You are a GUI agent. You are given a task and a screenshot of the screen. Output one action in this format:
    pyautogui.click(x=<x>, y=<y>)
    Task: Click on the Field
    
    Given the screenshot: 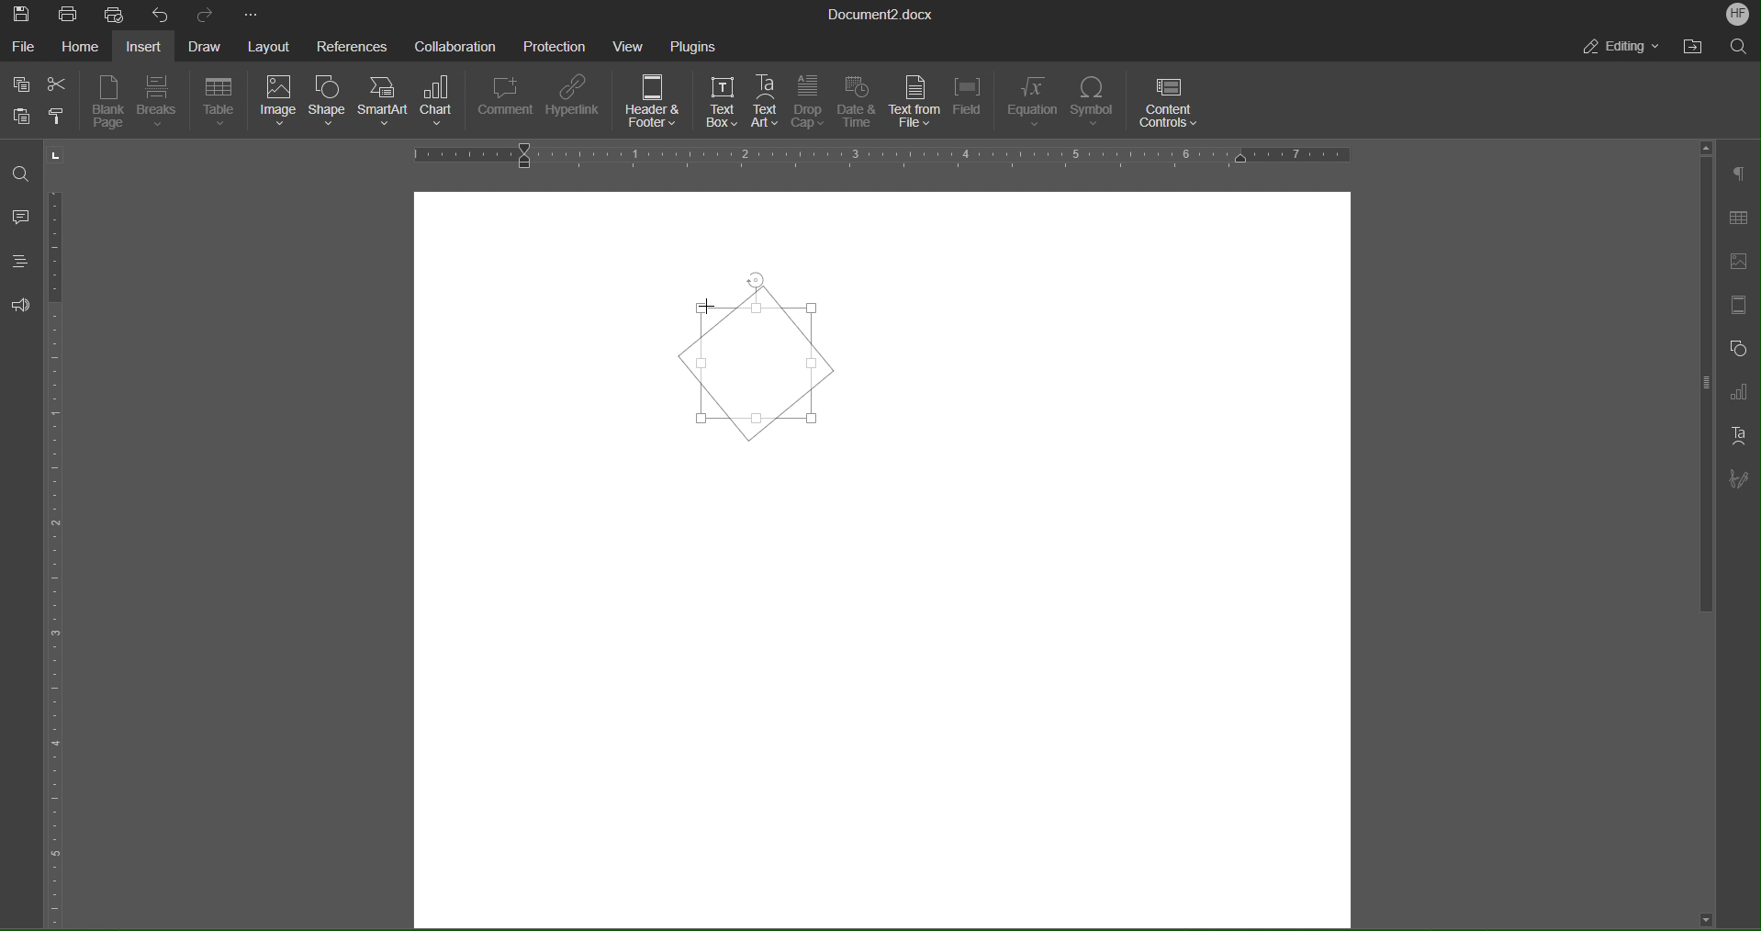 What is the action you would take?
    pyautogui.click(x=970, y=103)
    